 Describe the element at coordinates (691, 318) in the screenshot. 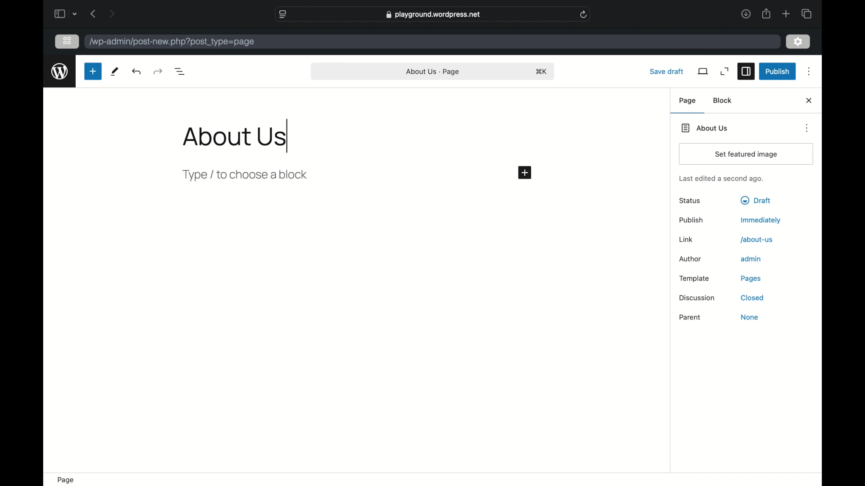

I see `parent` at that location.